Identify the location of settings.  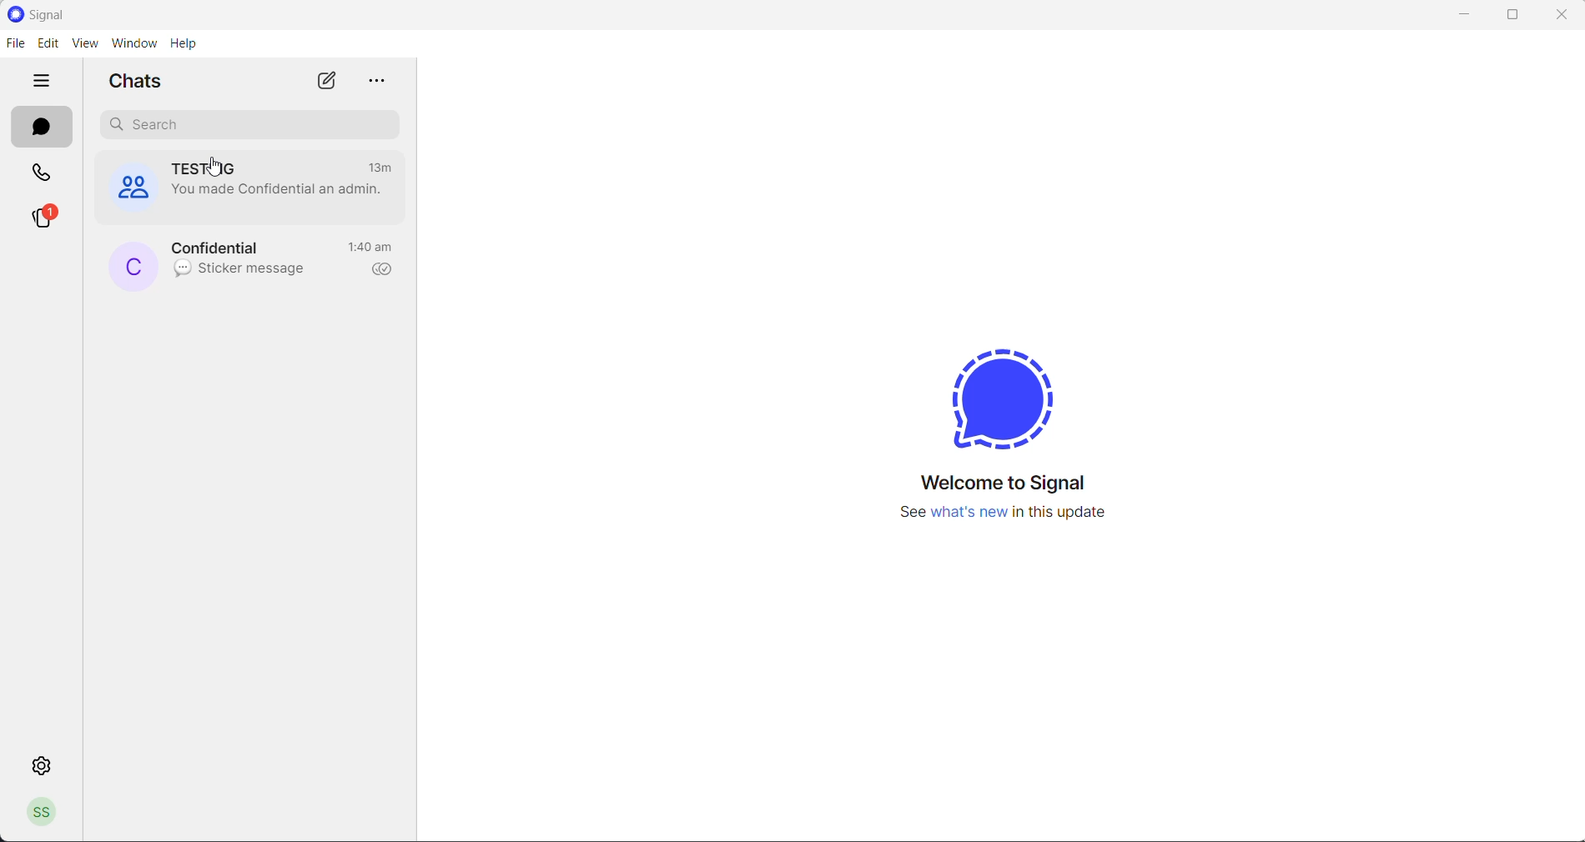
(41, 767).